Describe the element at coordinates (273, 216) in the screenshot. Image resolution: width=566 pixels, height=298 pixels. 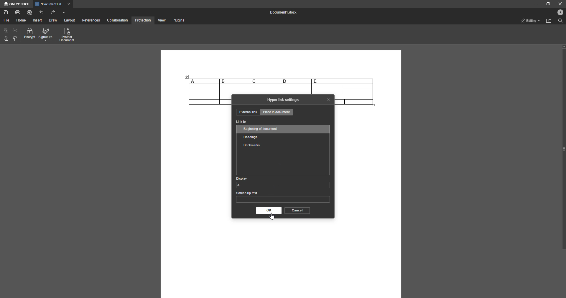
I see `Cursor` at that location.